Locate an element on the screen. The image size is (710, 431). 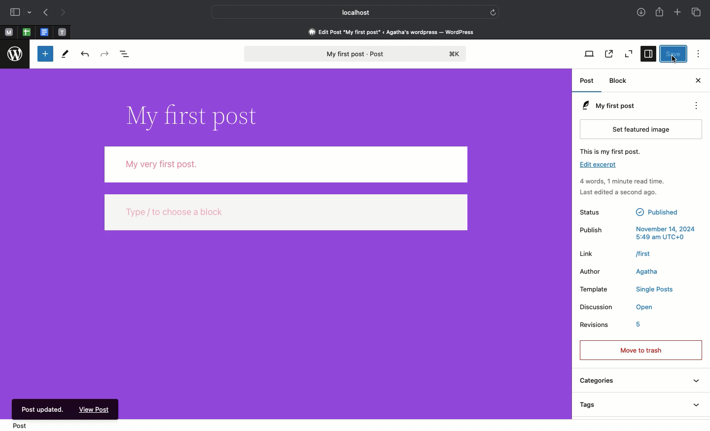
text tab is located at coordinates (62, 30).